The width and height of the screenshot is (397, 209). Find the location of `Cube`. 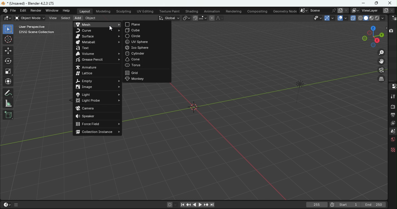

Cube is located at coordinates (147, 30).